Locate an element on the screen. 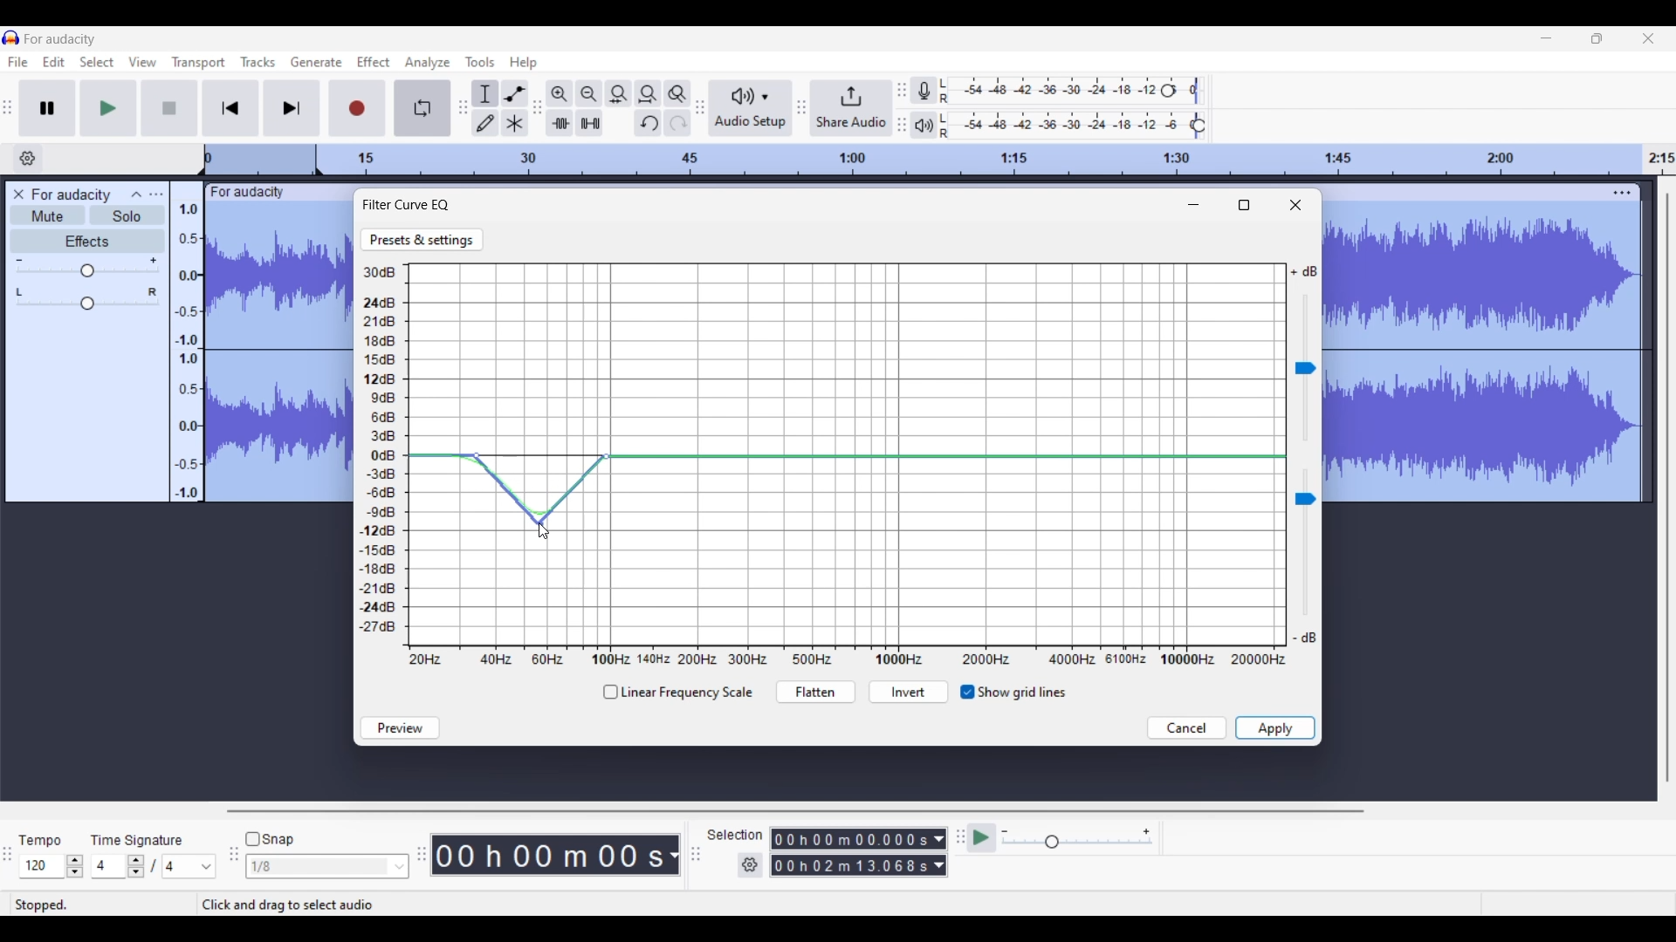 This screenshot has height=942, width=1676. Audio track name is located at coordinates (72, 195).